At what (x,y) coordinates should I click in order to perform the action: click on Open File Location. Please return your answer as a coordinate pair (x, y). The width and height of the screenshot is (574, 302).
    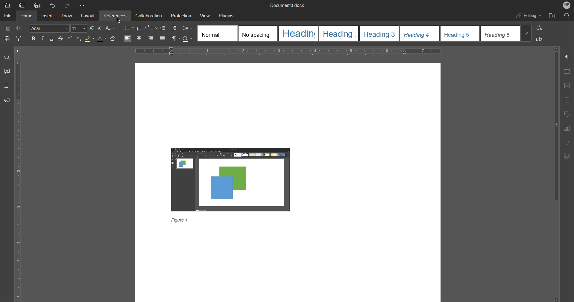
    Looking at the image, I should click on (554, 16).